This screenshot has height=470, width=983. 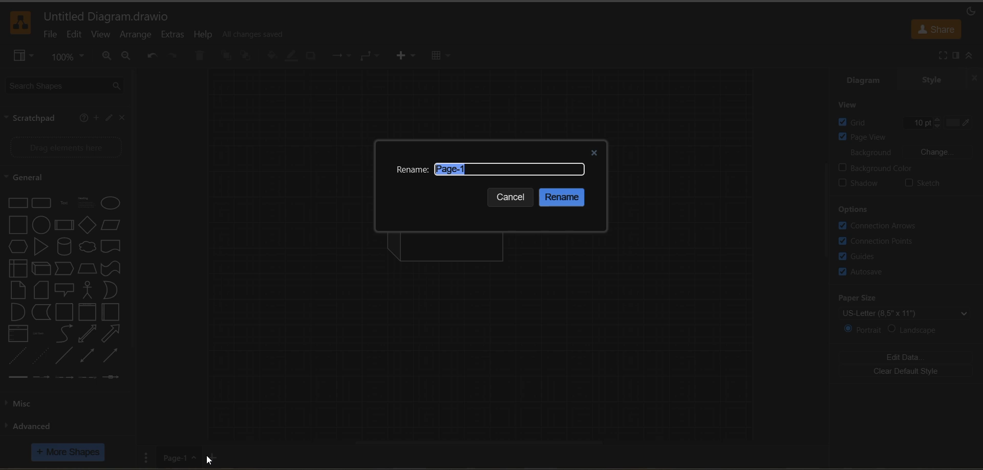 What do you see at coordinates (922, 183) in the screenshot?
I see `sketch` at bounding box center [922, 183].